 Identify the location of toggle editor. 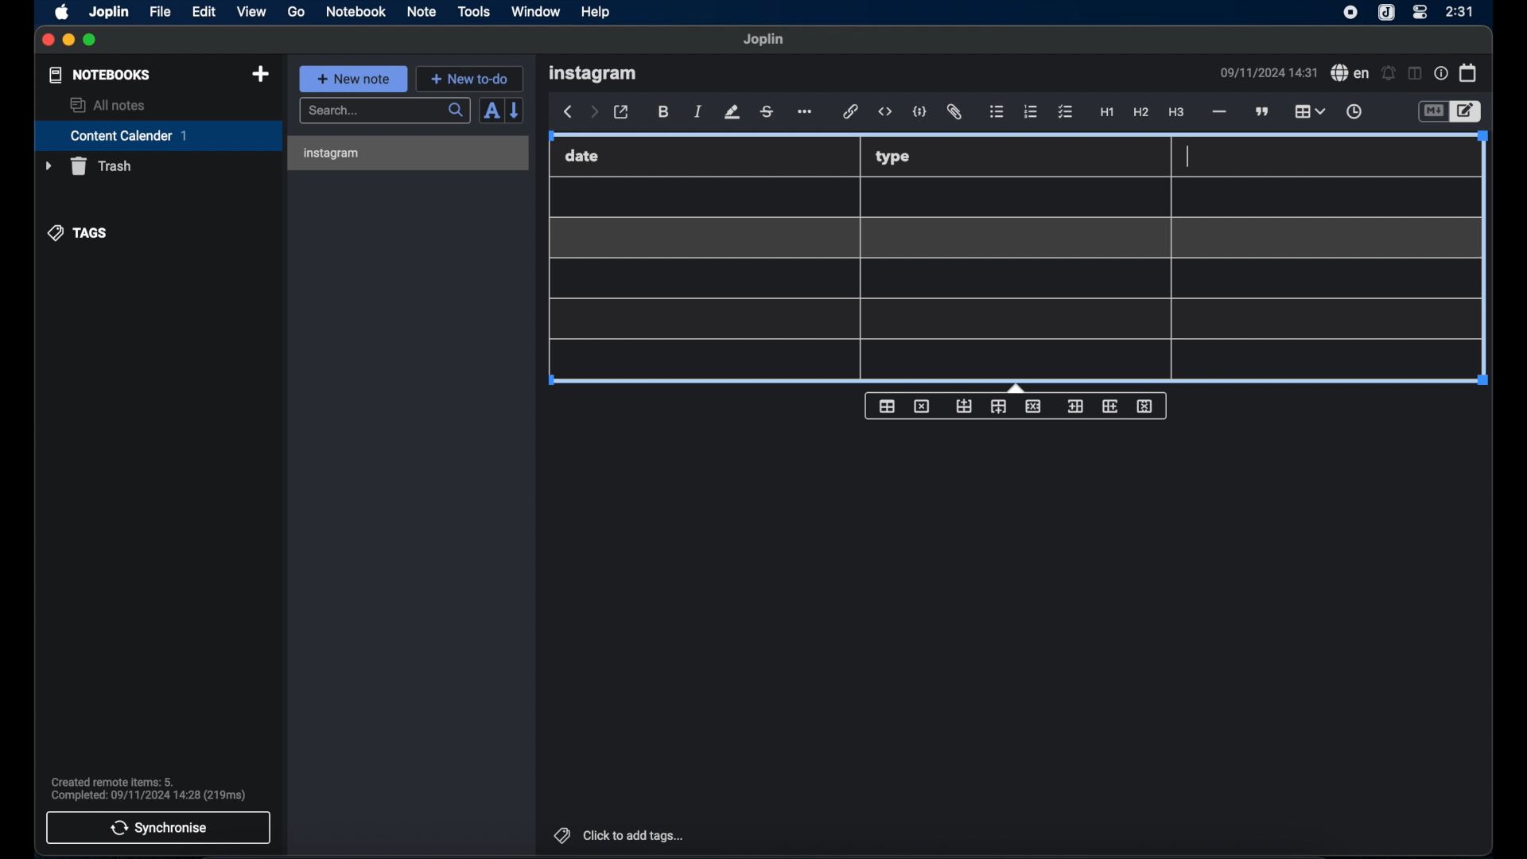
(1432, 110).